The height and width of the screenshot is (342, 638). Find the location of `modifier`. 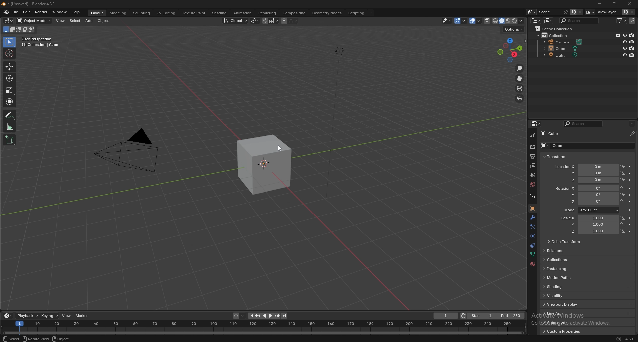

modifier is located at coordinates (533, 217).